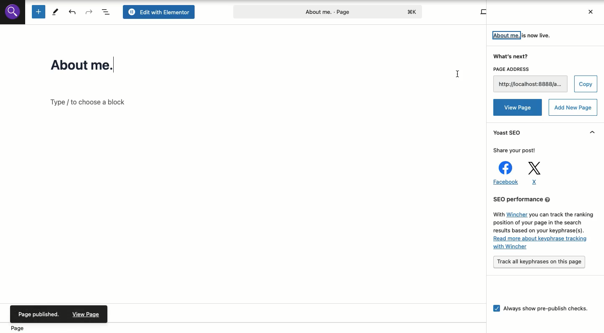 The image size is (604, 333). I want to click on Search, so click(13, 11).